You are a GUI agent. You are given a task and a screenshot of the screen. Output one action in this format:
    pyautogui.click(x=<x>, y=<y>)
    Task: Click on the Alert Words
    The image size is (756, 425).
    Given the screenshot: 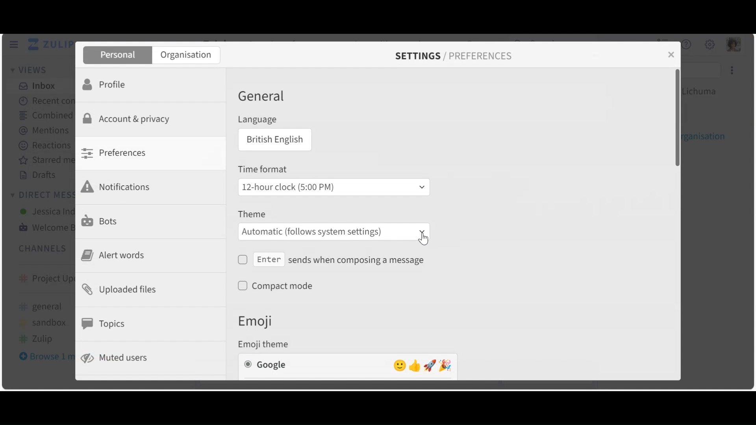 What is the action you would take?
    pyautogui.click(x=114, y=255)
    